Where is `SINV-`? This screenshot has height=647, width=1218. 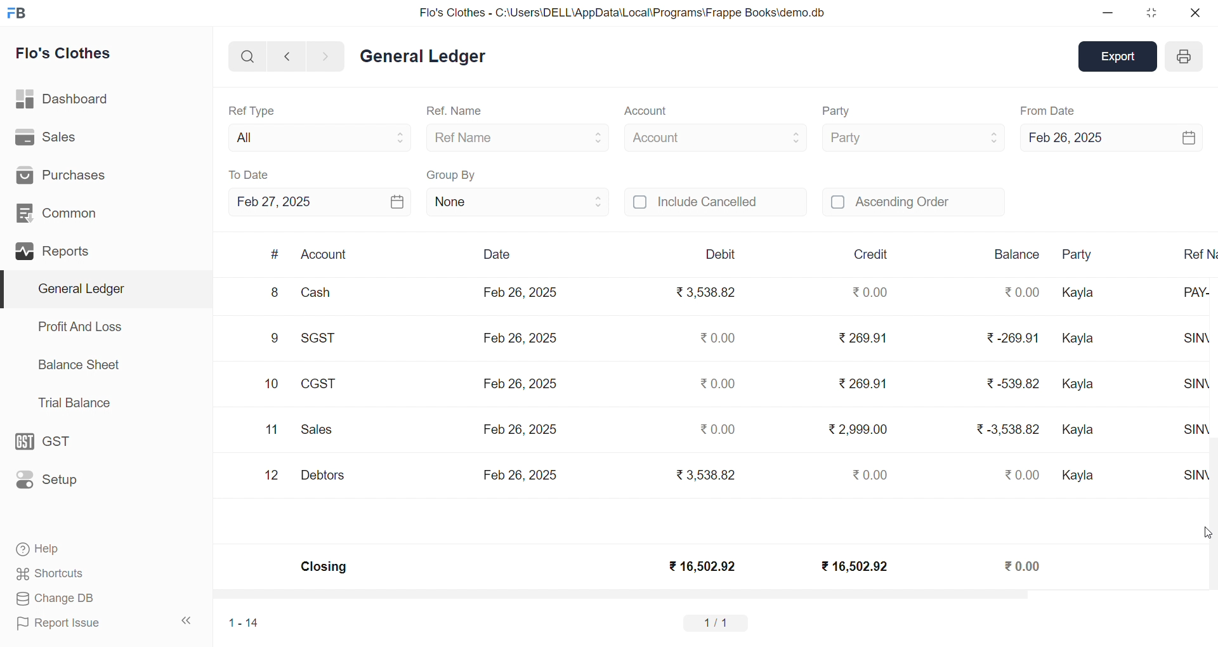 SINV- is located at coordinates (1200, 343).